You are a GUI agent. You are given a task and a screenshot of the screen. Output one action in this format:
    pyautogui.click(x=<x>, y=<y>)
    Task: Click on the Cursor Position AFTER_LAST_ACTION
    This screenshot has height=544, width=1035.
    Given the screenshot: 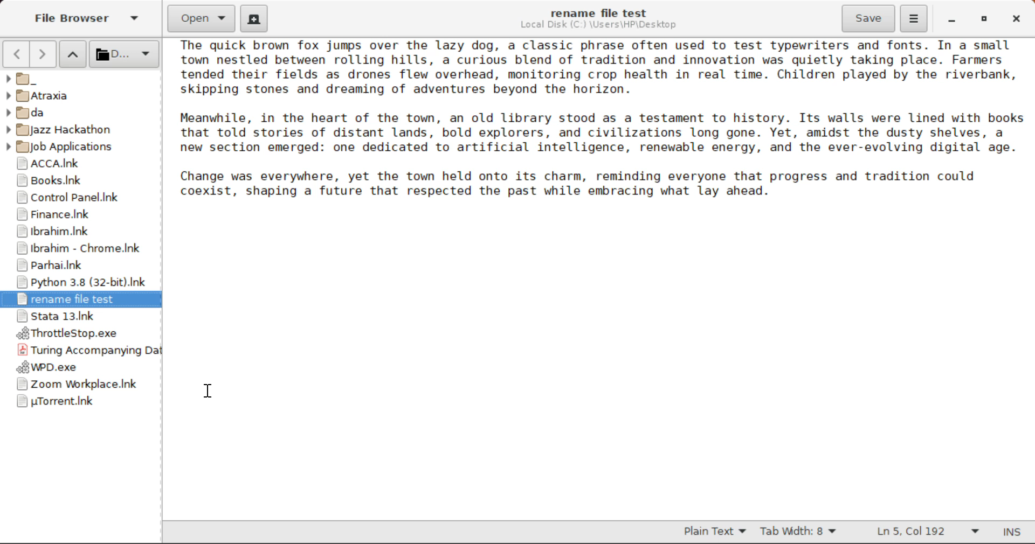 What is the action you would take?
    pyautogui.click(x=207, y=394)
    